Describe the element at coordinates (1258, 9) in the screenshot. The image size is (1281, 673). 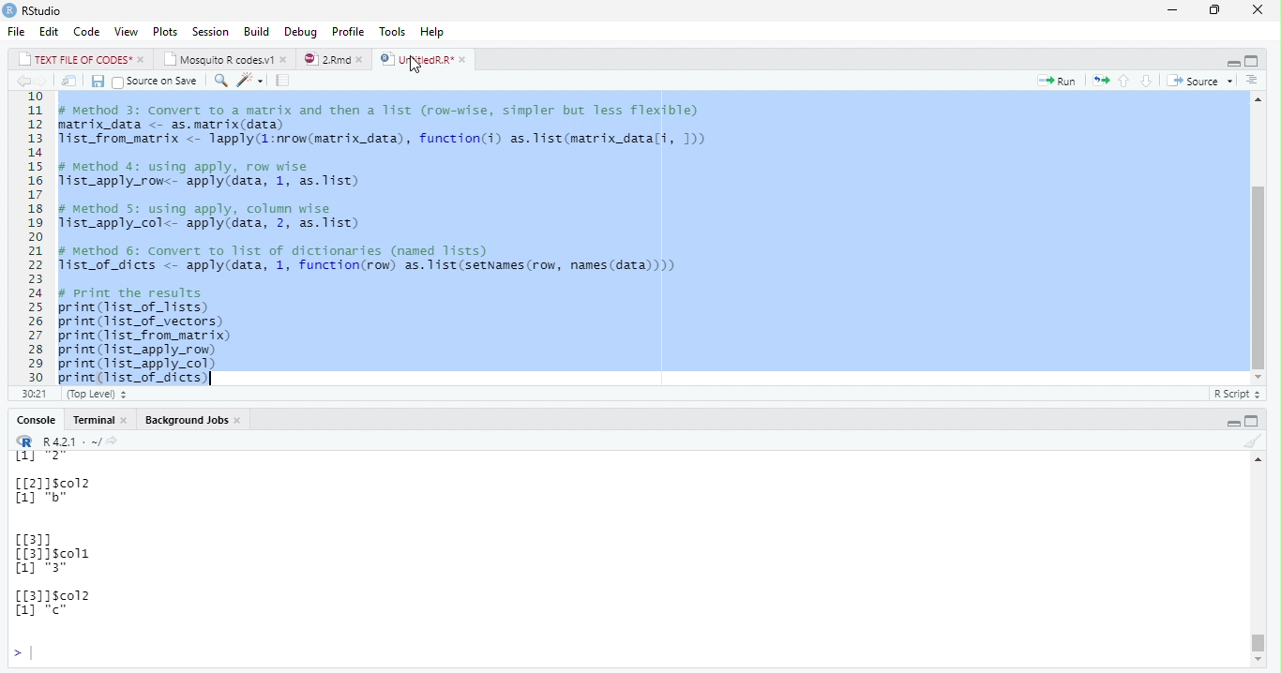
I see `Close` at that location.